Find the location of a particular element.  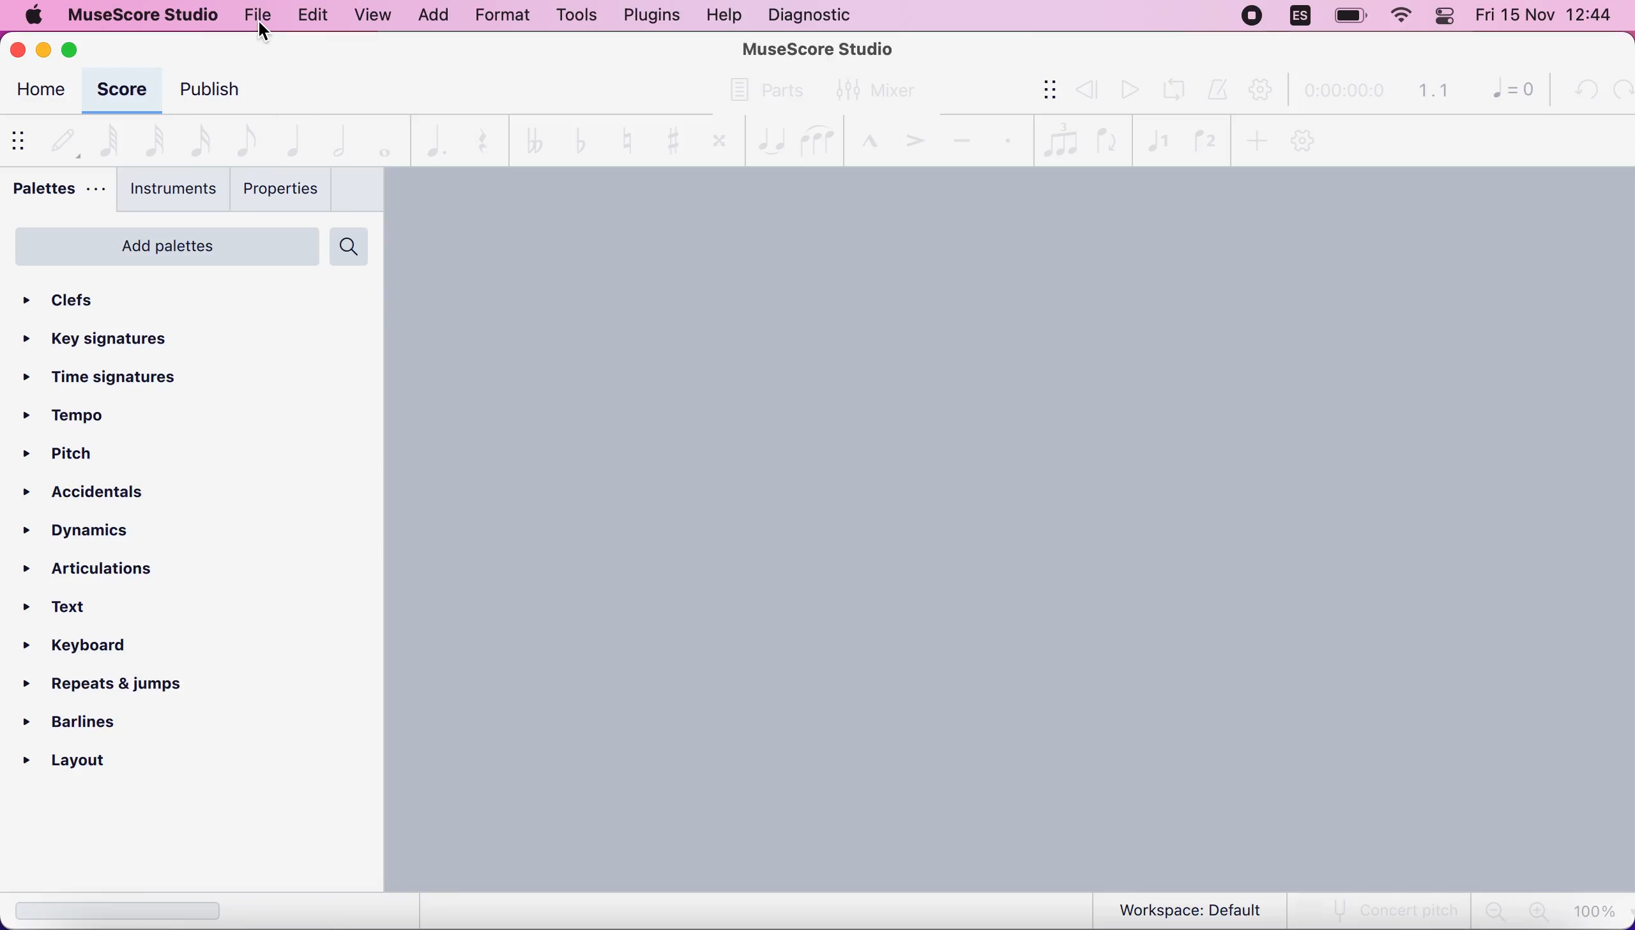

default is located at coordinates (63, 137).